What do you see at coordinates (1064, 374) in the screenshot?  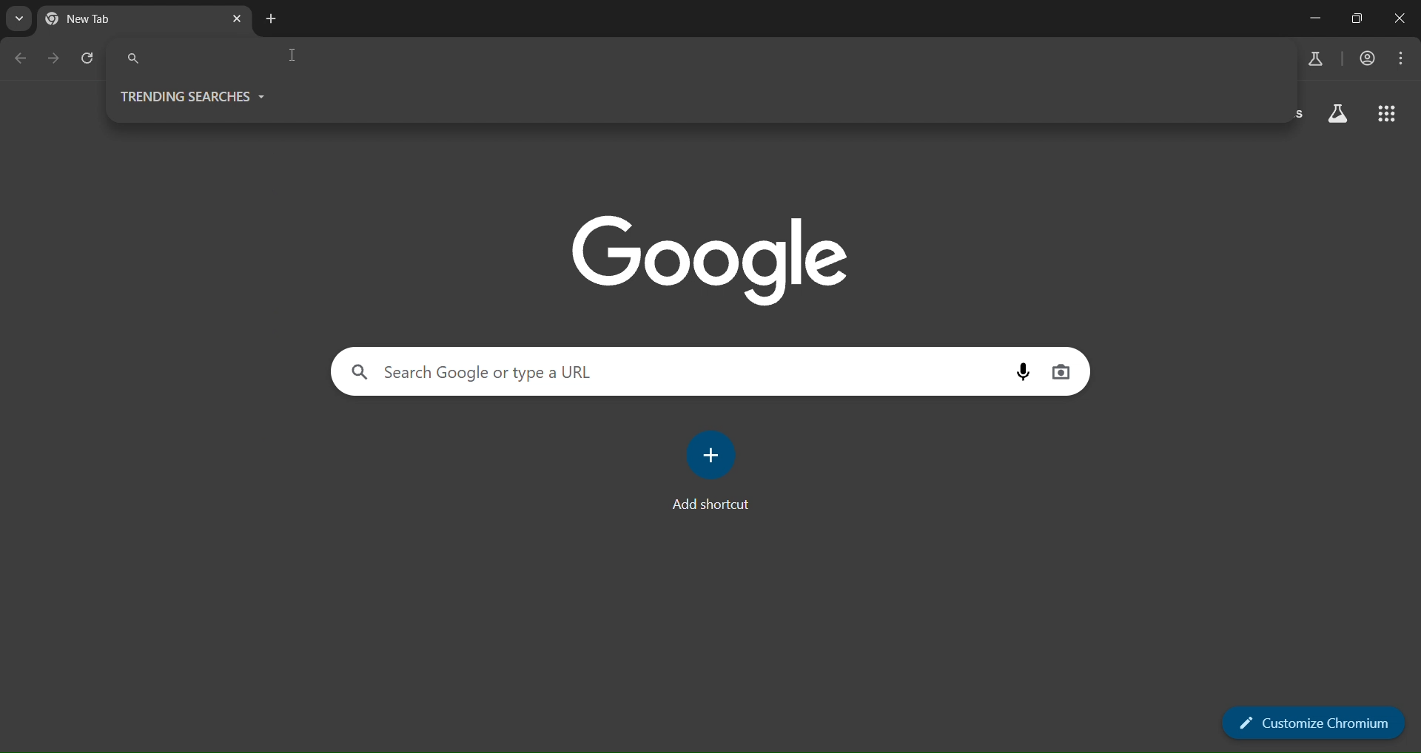 I see `image search` at bounding box center [1064, 374].